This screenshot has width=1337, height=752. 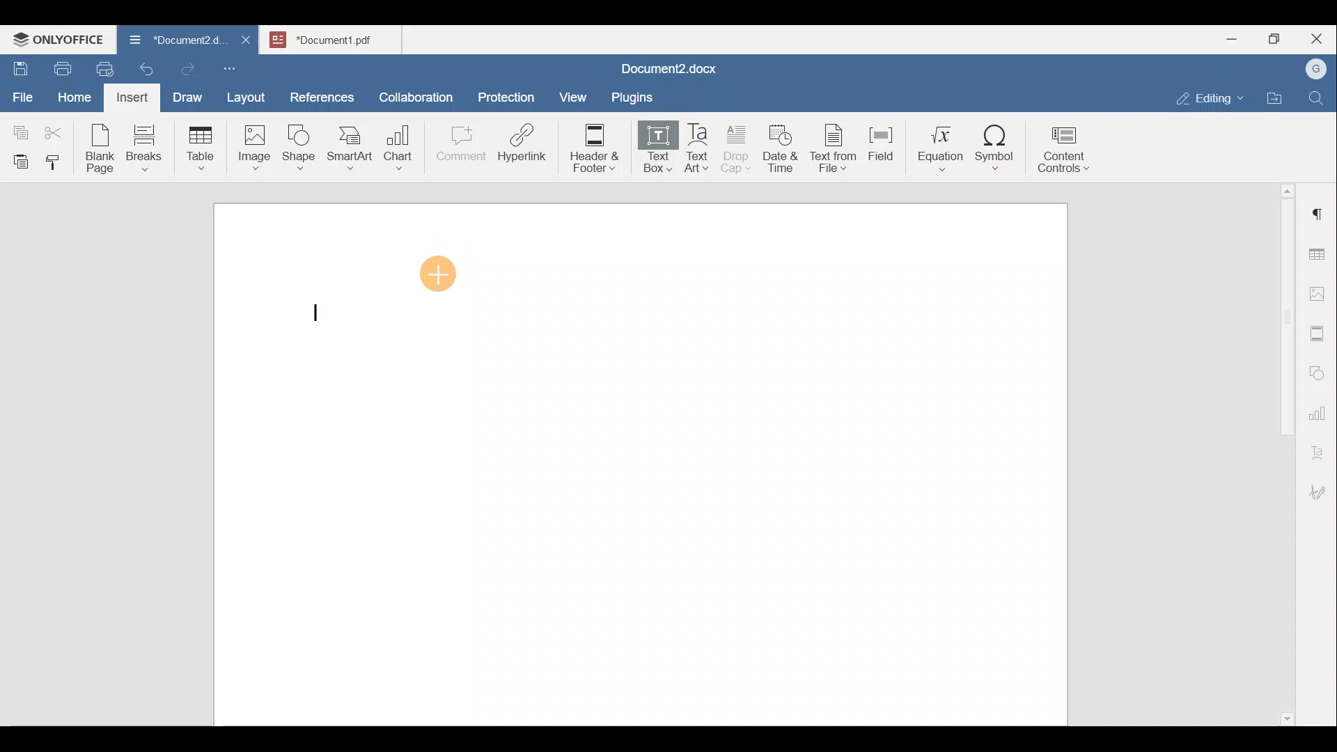 What do you see at coordinates (185, 94) in the screenshot?
I see `Draw` at bounding box center [185, 94].